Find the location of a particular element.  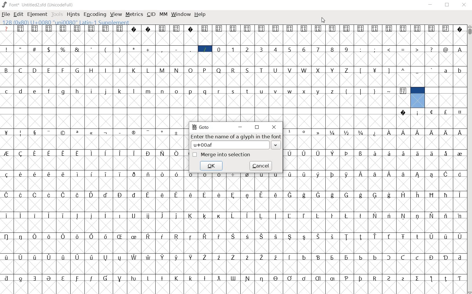

< is located at coordinates (390, 49).